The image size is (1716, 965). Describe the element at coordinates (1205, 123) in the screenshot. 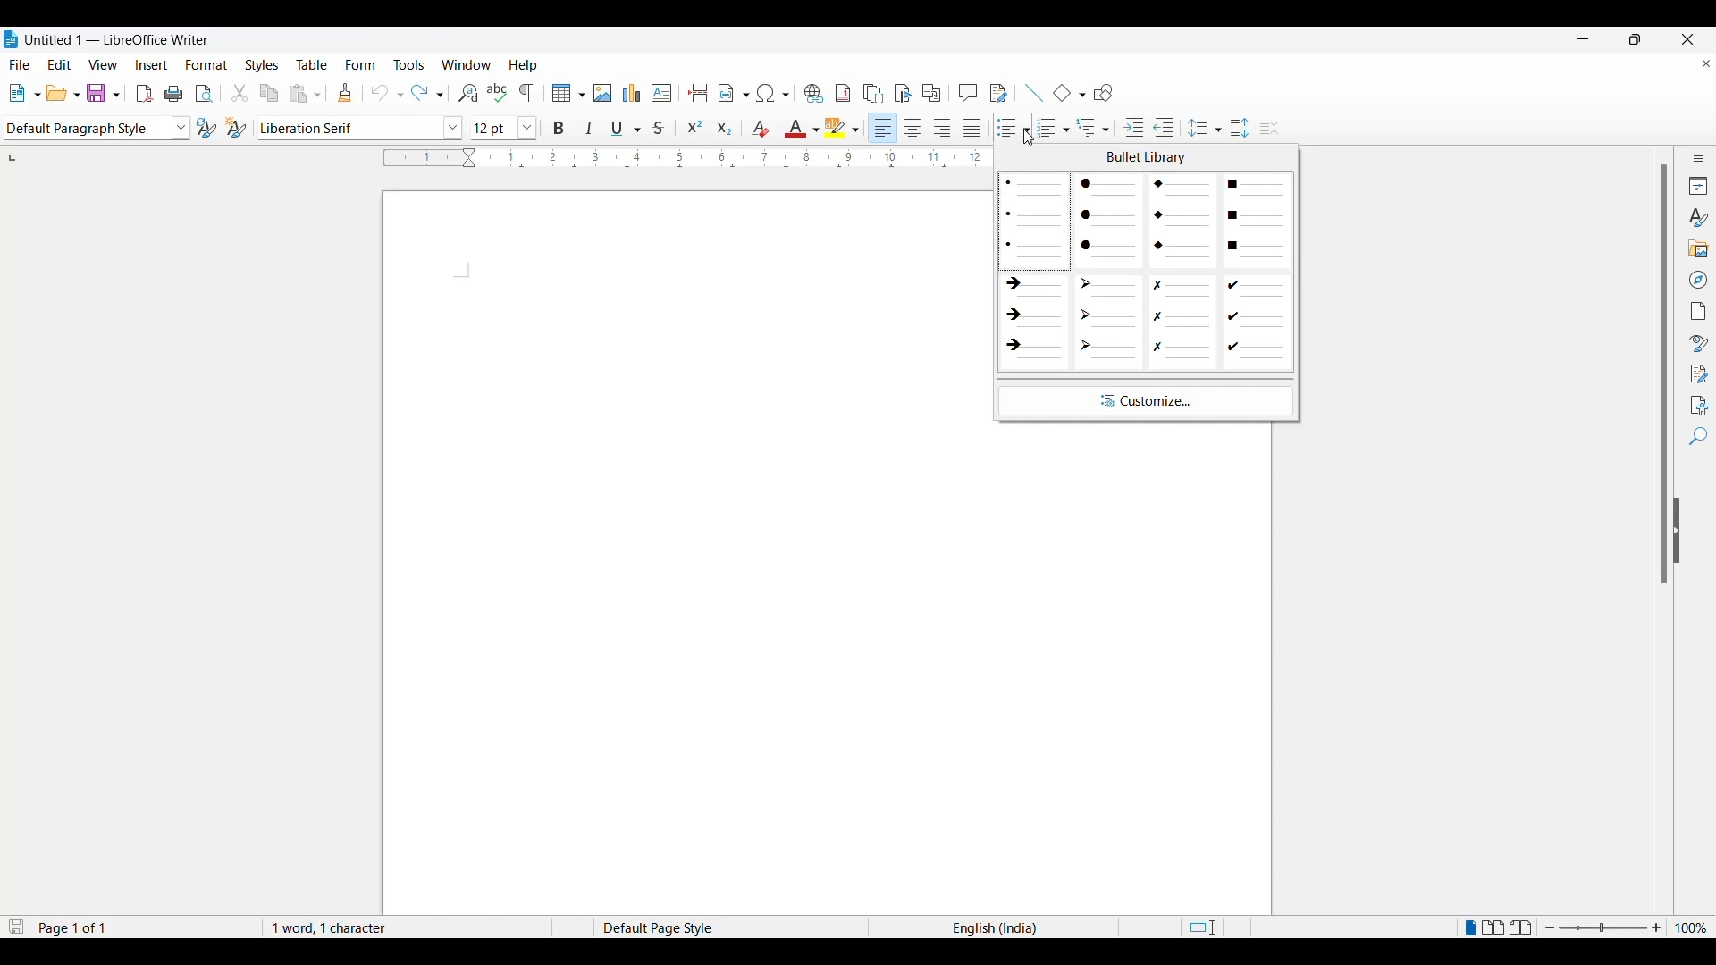

I see `Selected line spacing` at that location.